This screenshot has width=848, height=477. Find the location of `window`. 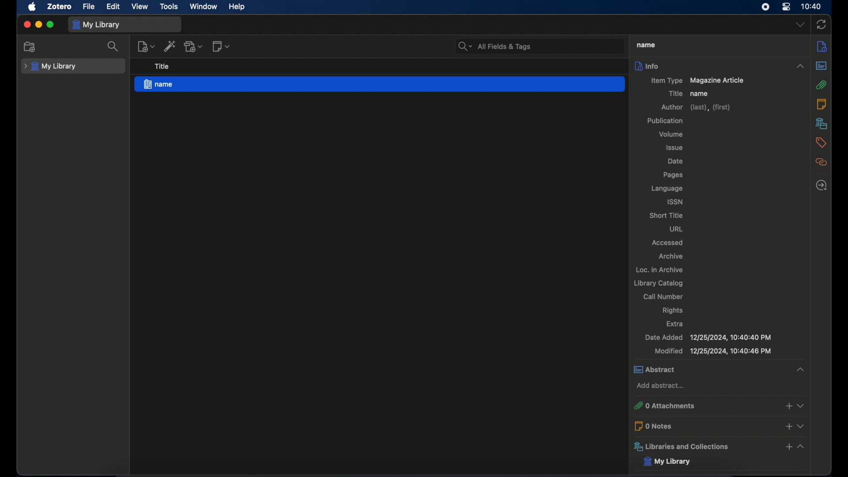

window is located at coordinates (204, 7).